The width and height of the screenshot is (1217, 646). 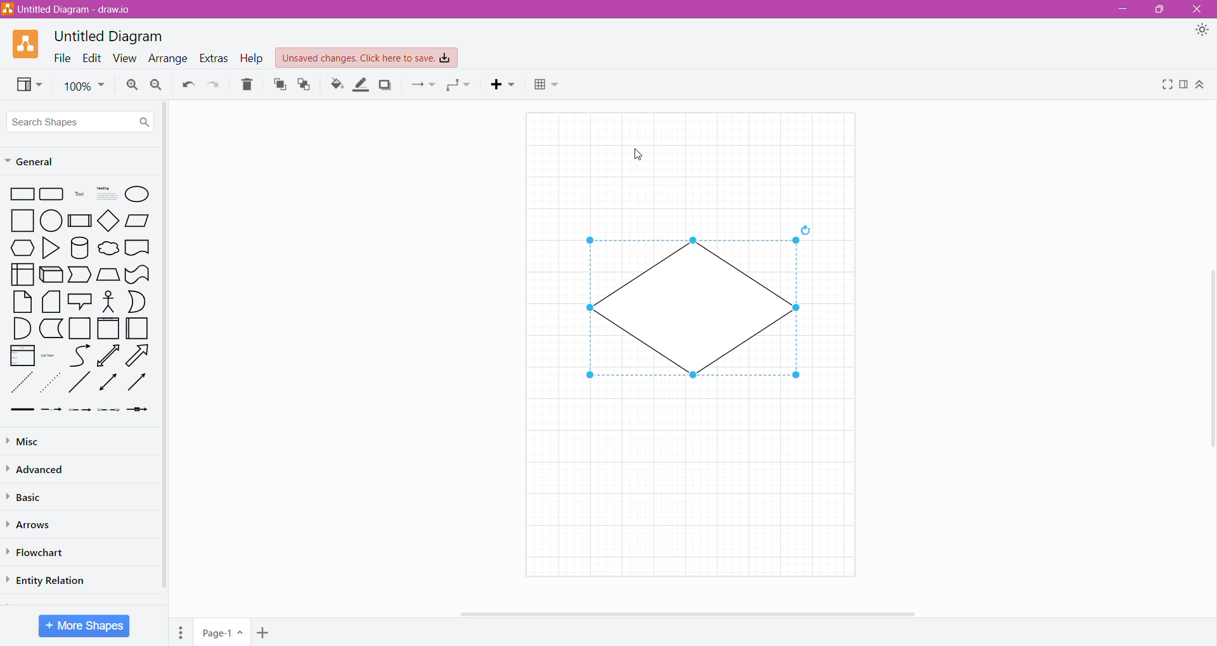 What do you see at coordinates (80, 355) in the screenshot?
I see `Curves` at bounding box center [80, 355].